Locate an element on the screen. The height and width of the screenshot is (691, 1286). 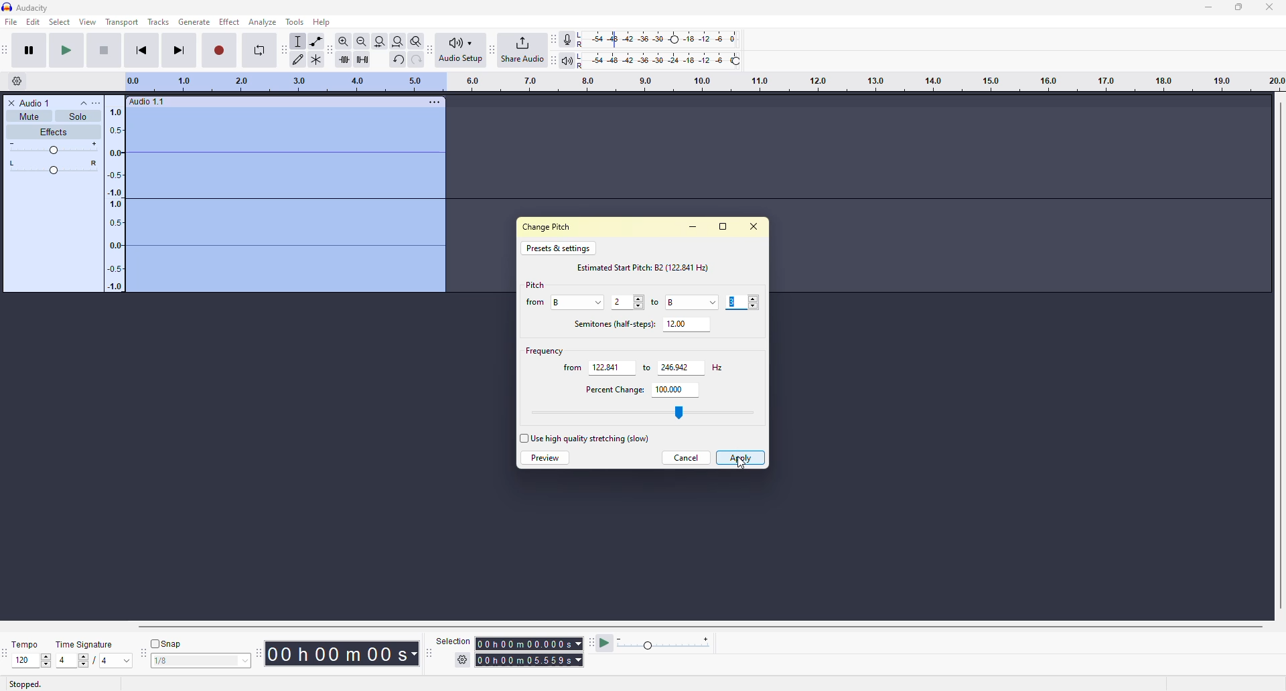
time is located at coordinates (528, 642).